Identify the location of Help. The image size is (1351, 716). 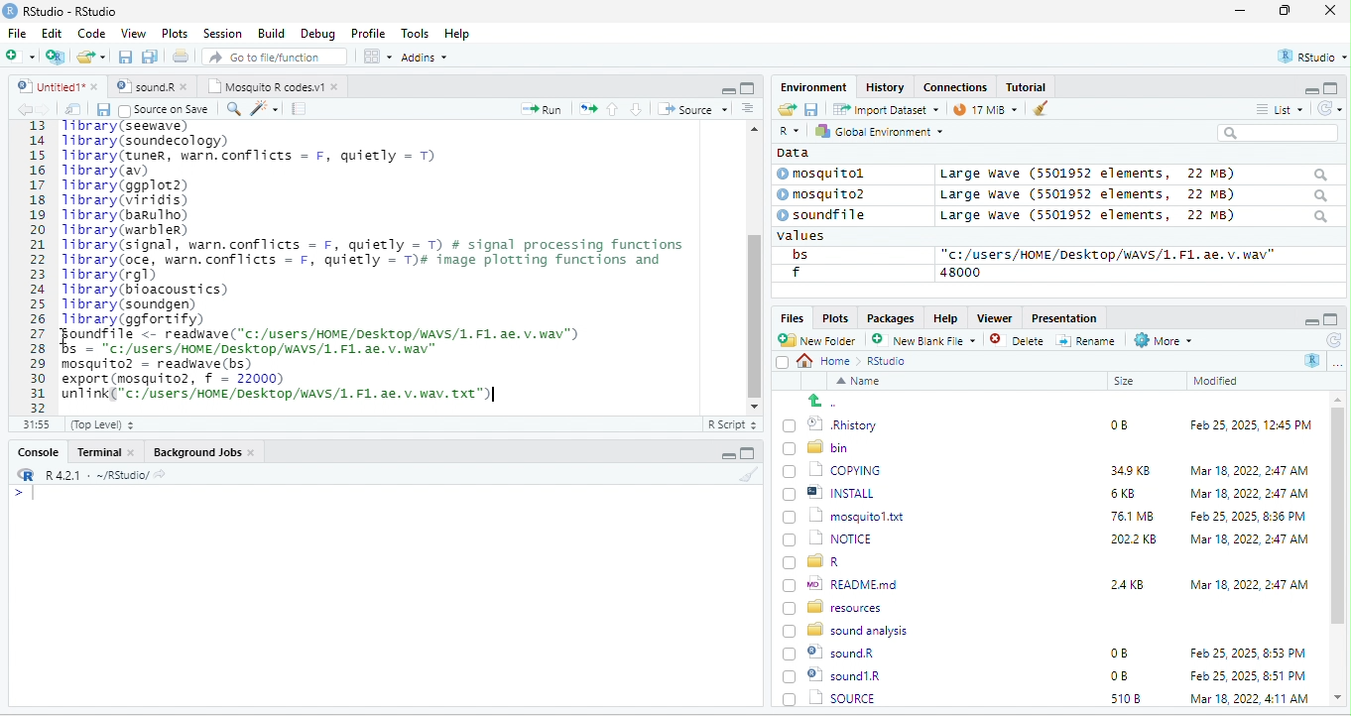
(458, 35).